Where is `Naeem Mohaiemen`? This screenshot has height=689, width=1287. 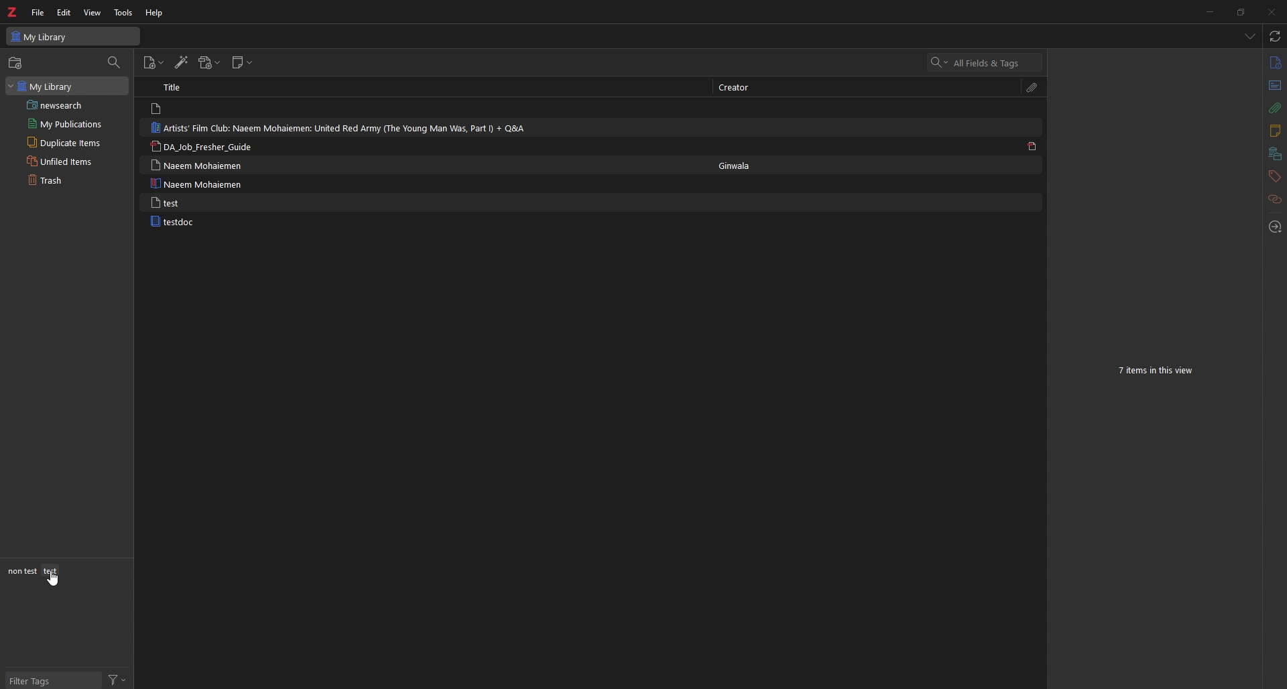 Naeem Mohaiemen is located at coordinates (196, 184).